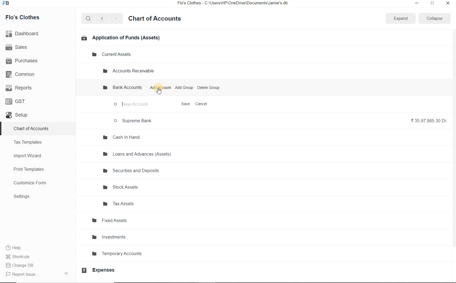  What do you see at coordinates (20, 265) in the screenshot?
I see `Change DB` at bounding box center [20, 265].